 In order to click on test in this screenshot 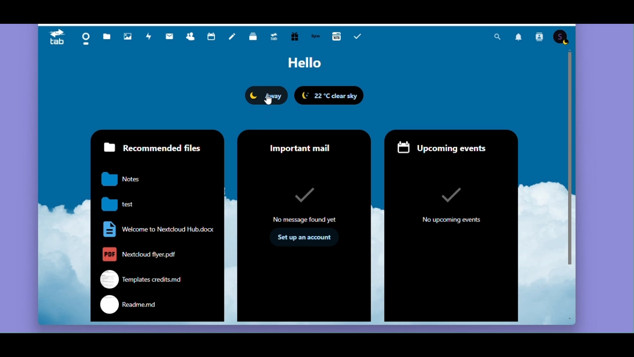, I will do `click(128, 203)`.